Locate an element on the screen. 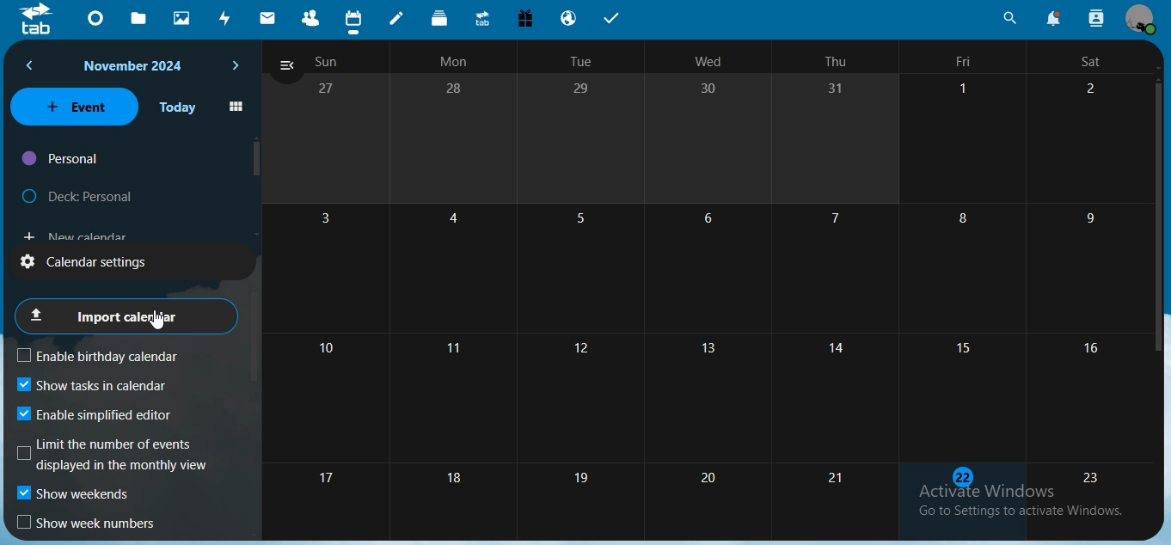 This screenshot has width=1171, height=545. email hosting is located at coordinates (570, 17).